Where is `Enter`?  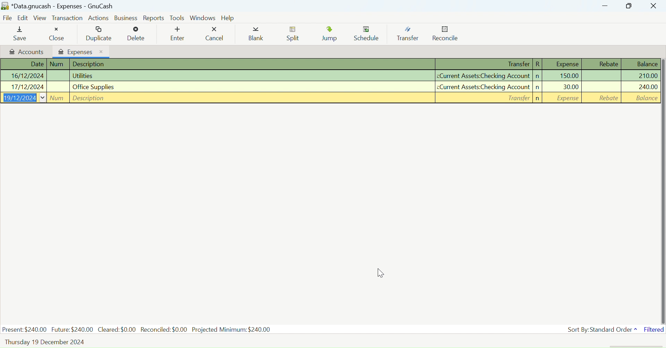
Enter is located at coordinates (177, 35).